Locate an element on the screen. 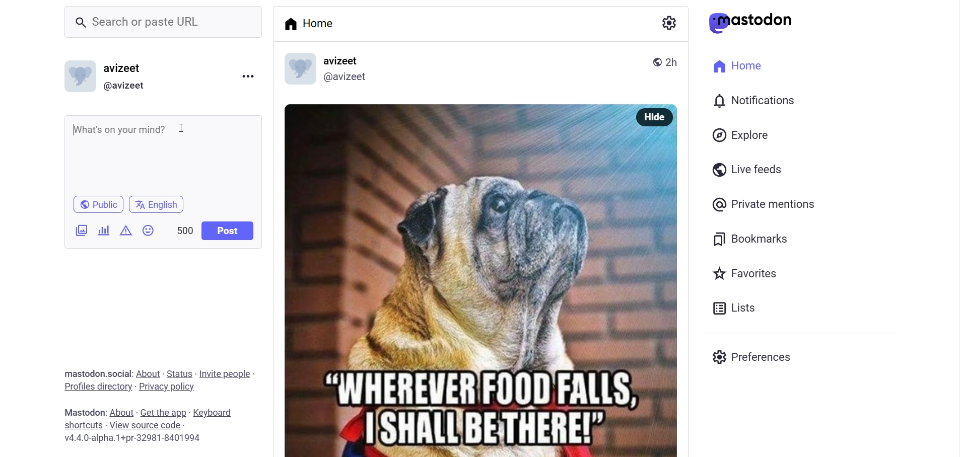 This screenshot has height=457, width=960. Lists is located at coordinates (738, 308).